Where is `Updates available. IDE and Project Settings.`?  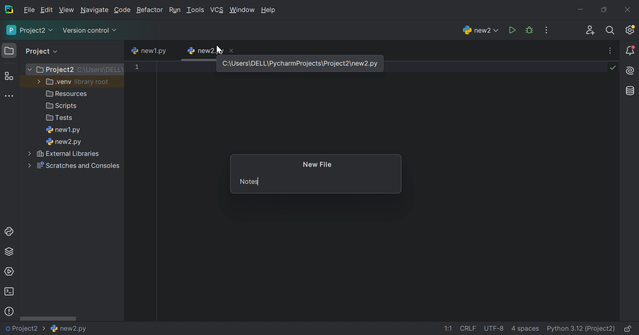
Updates available. IDE and Project Settings. is located at coordinates (547, 30).